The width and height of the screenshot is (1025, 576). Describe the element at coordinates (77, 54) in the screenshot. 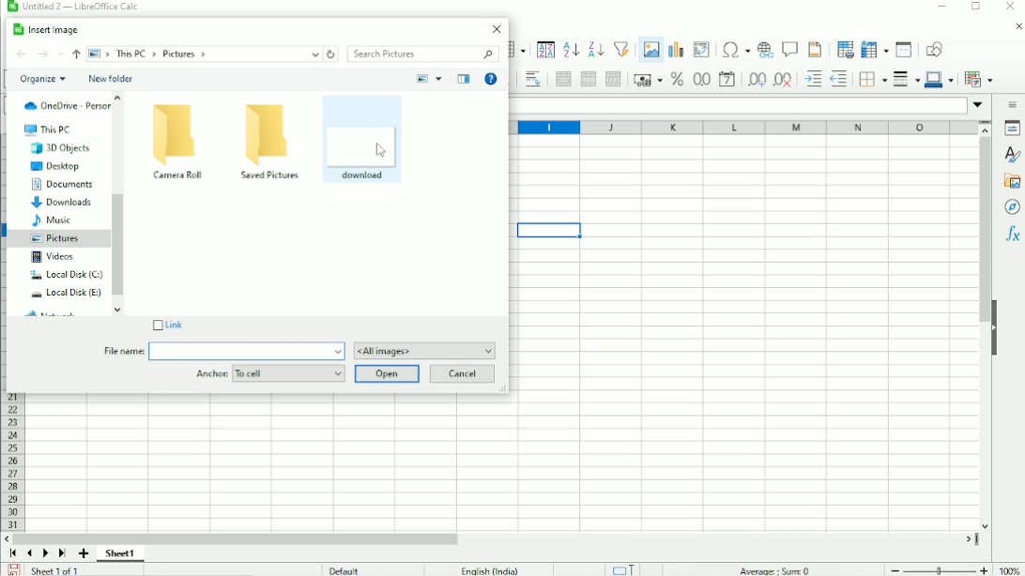

I see `Up to ''This PC''` at that location.